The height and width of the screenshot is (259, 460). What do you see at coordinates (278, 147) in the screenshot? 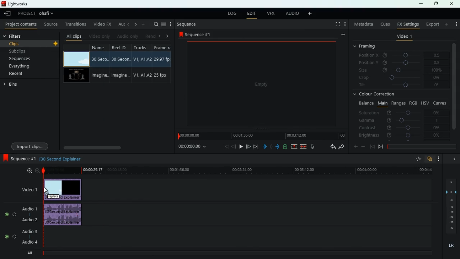
I see `push` at bounding box center [278, 147].